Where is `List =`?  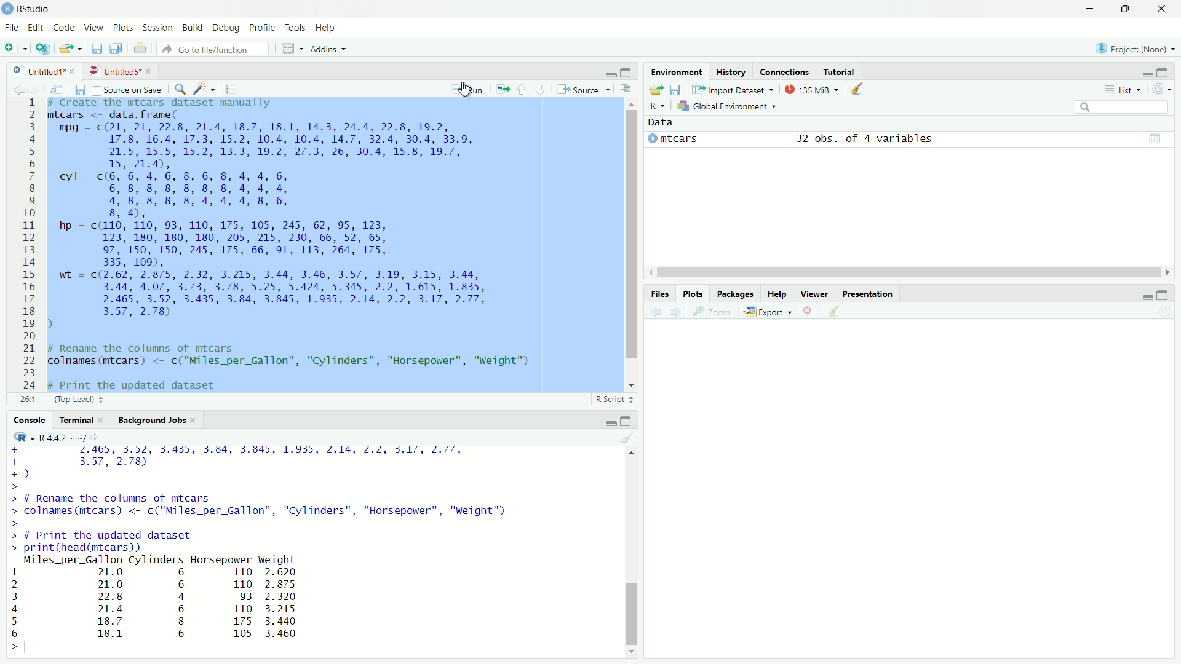
List = is located at coordinates (1121, 89).